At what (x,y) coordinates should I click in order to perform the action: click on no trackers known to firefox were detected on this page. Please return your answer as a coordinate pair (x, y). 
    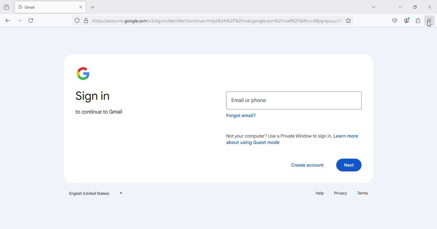
    Looking at the image, I should click on (77, 20).